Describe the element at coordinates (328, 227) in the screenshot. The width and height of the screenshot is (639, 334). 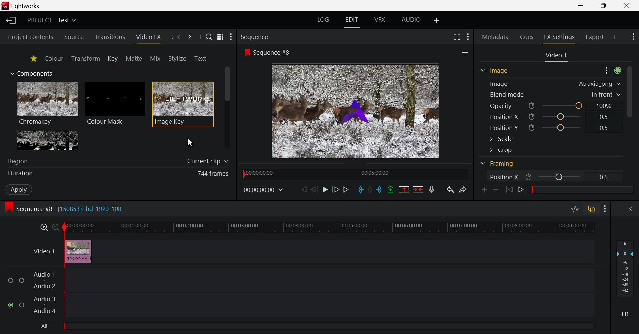
I see `Timeline Track` at that location.